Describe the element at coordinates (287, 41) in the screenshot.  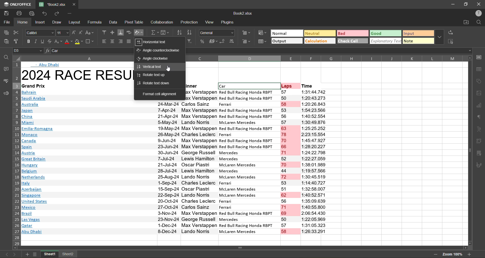
I see `output` at that location.